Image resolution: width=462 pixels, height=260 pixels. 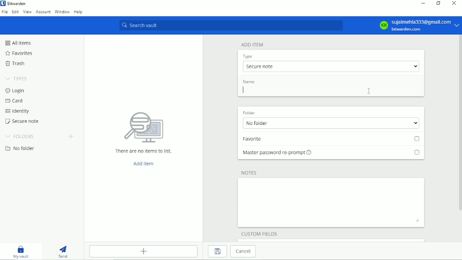 What do you see at coordinates (16, 90) in the screenshot?
I see `Login` at bounding box center [16, 90].